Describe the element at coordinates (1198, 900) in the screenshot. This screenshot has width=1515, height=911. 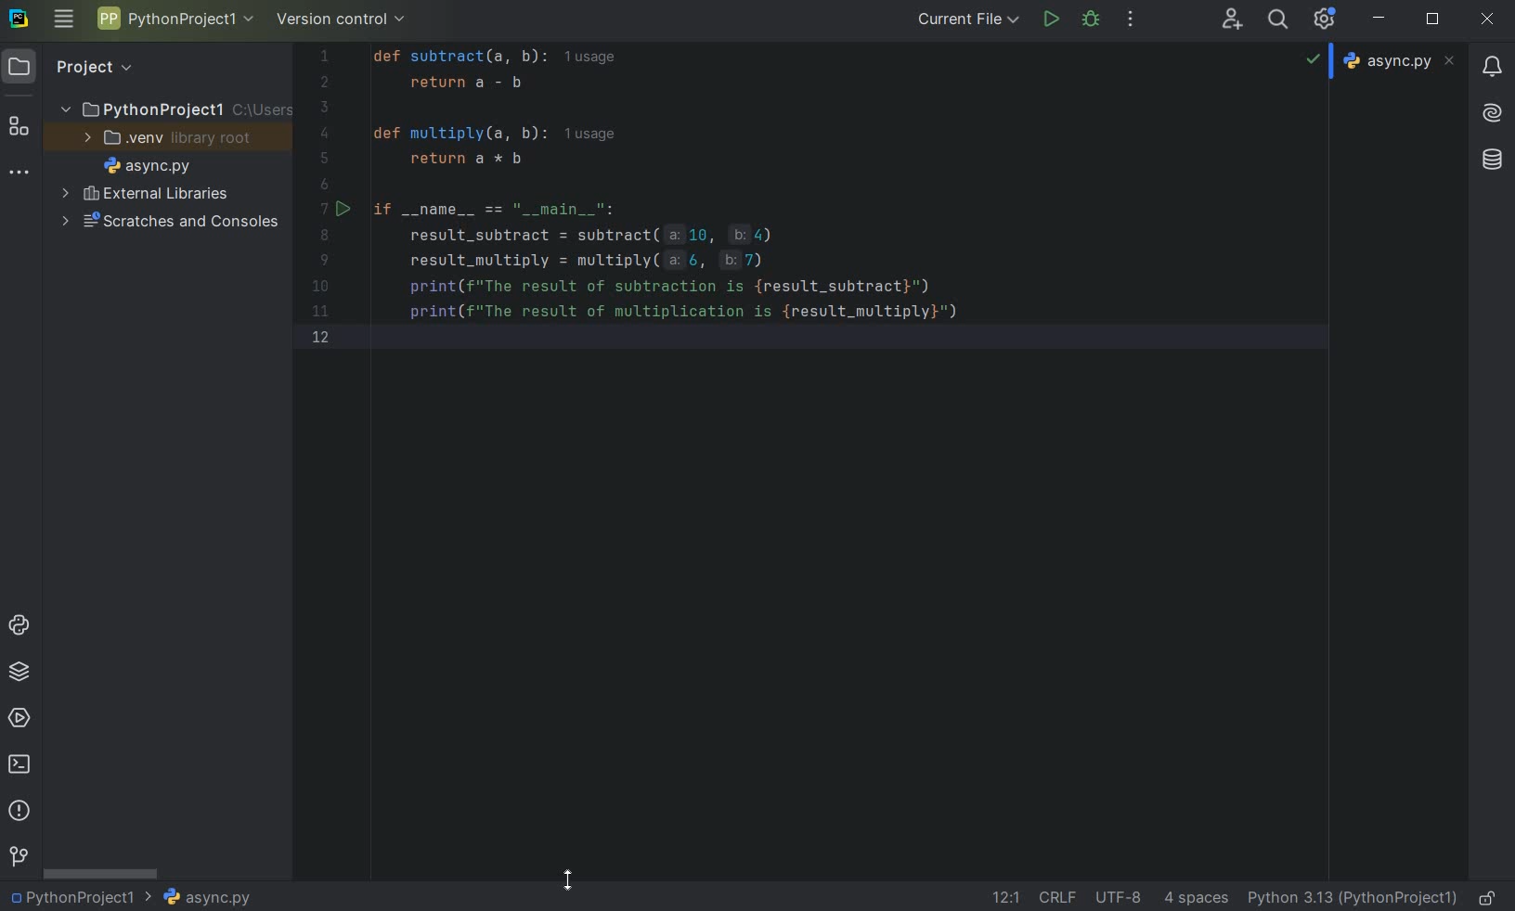
I see `indent` at that location.